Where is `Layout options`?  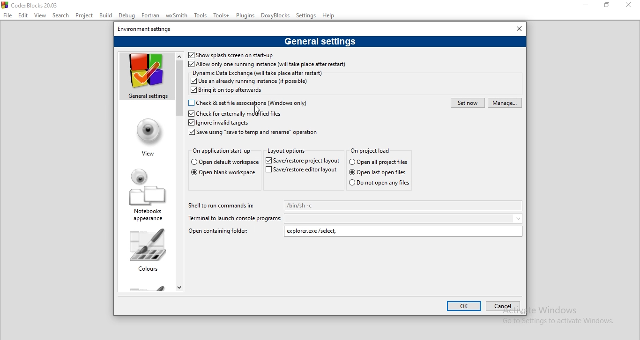
Layout options is located at coordinates (289, 152).